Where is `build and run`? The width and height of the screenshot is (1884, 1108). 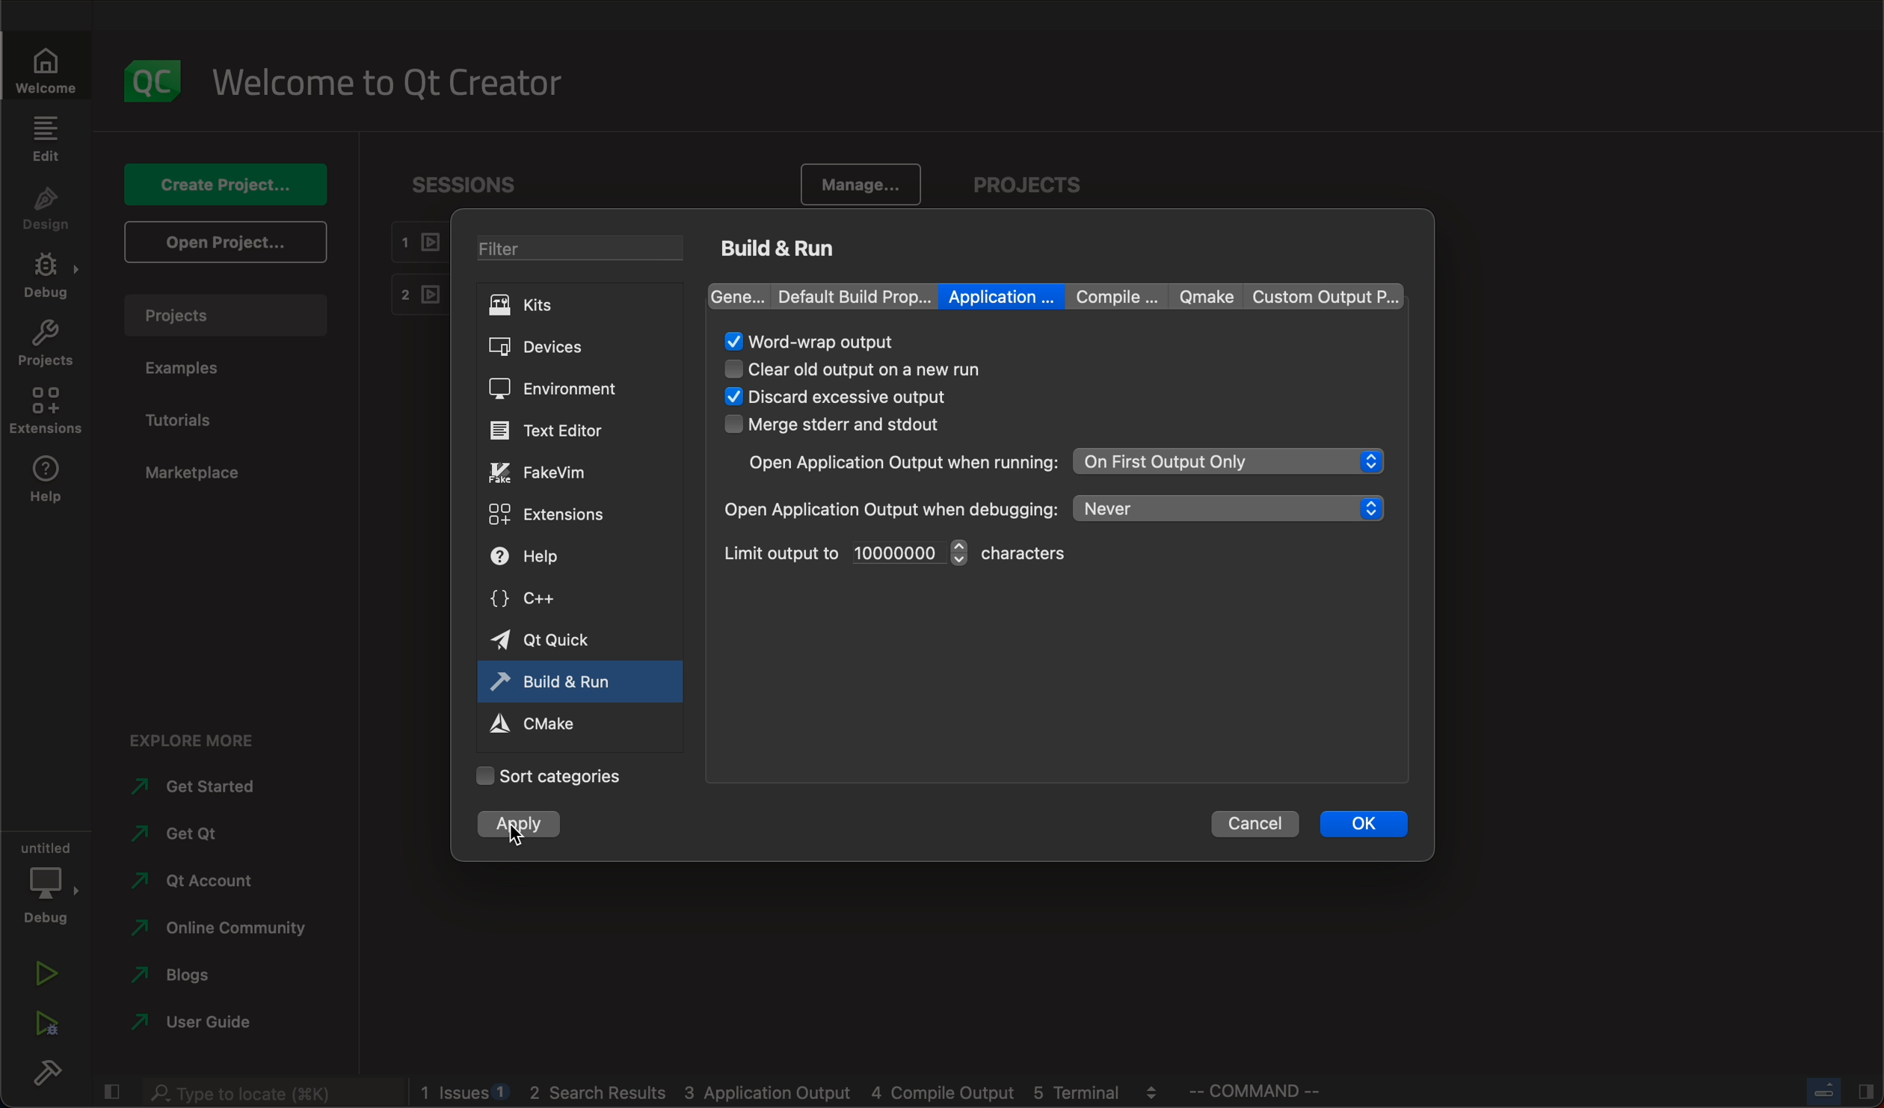
build and run is located at coordinates (783, 247).